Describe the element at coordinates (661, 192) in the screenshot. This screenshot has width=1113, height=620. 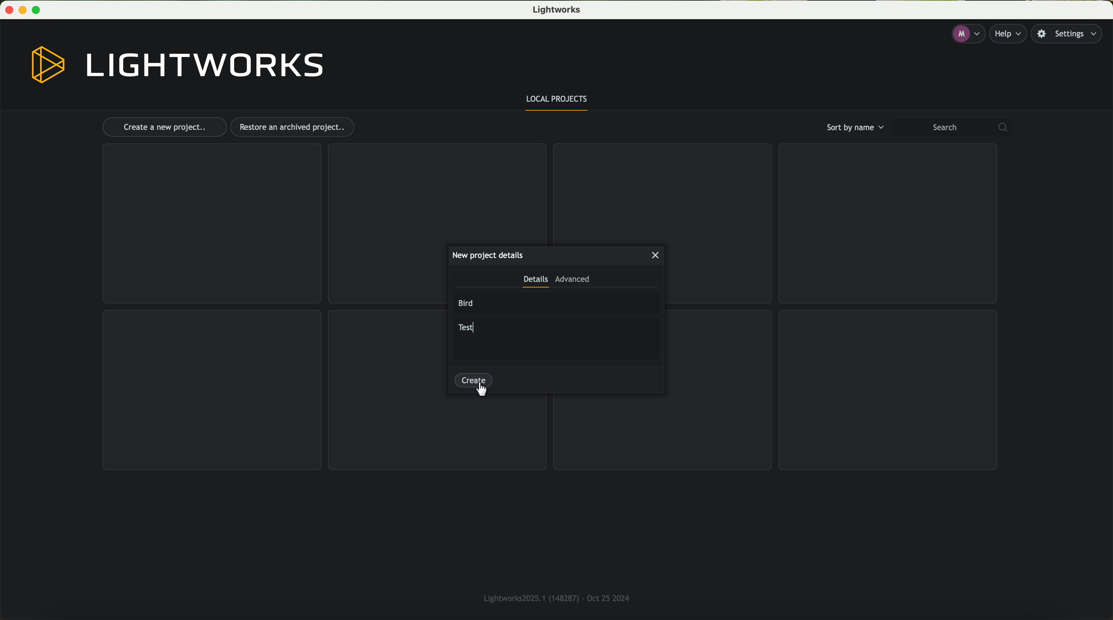
I see `grid` at that location.